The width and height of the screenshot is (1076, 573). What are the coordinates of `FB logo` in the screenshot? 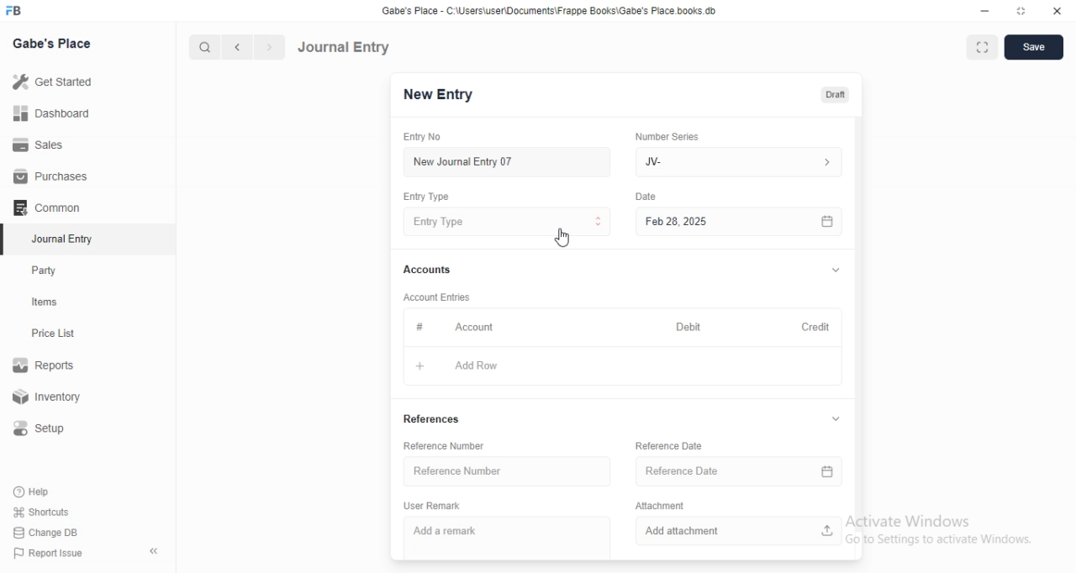 It's located at (11, 11).